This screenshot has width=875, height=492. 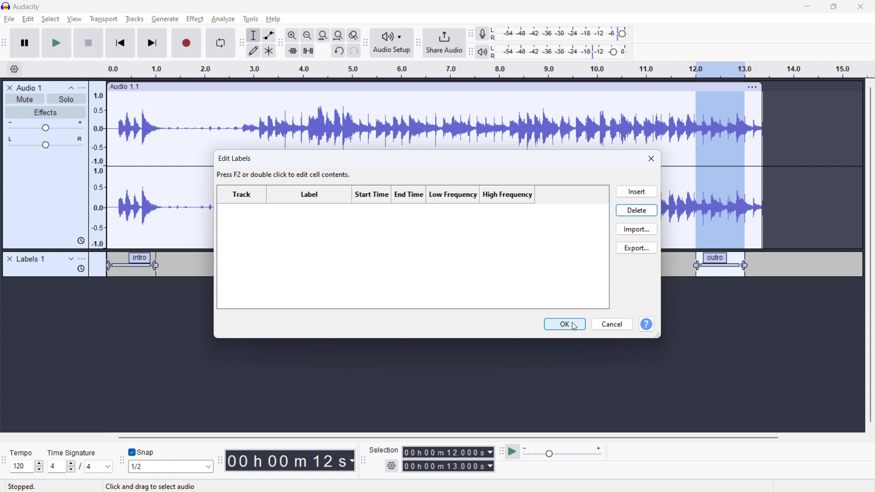 I want to click on close, so click(x=860, y=7).